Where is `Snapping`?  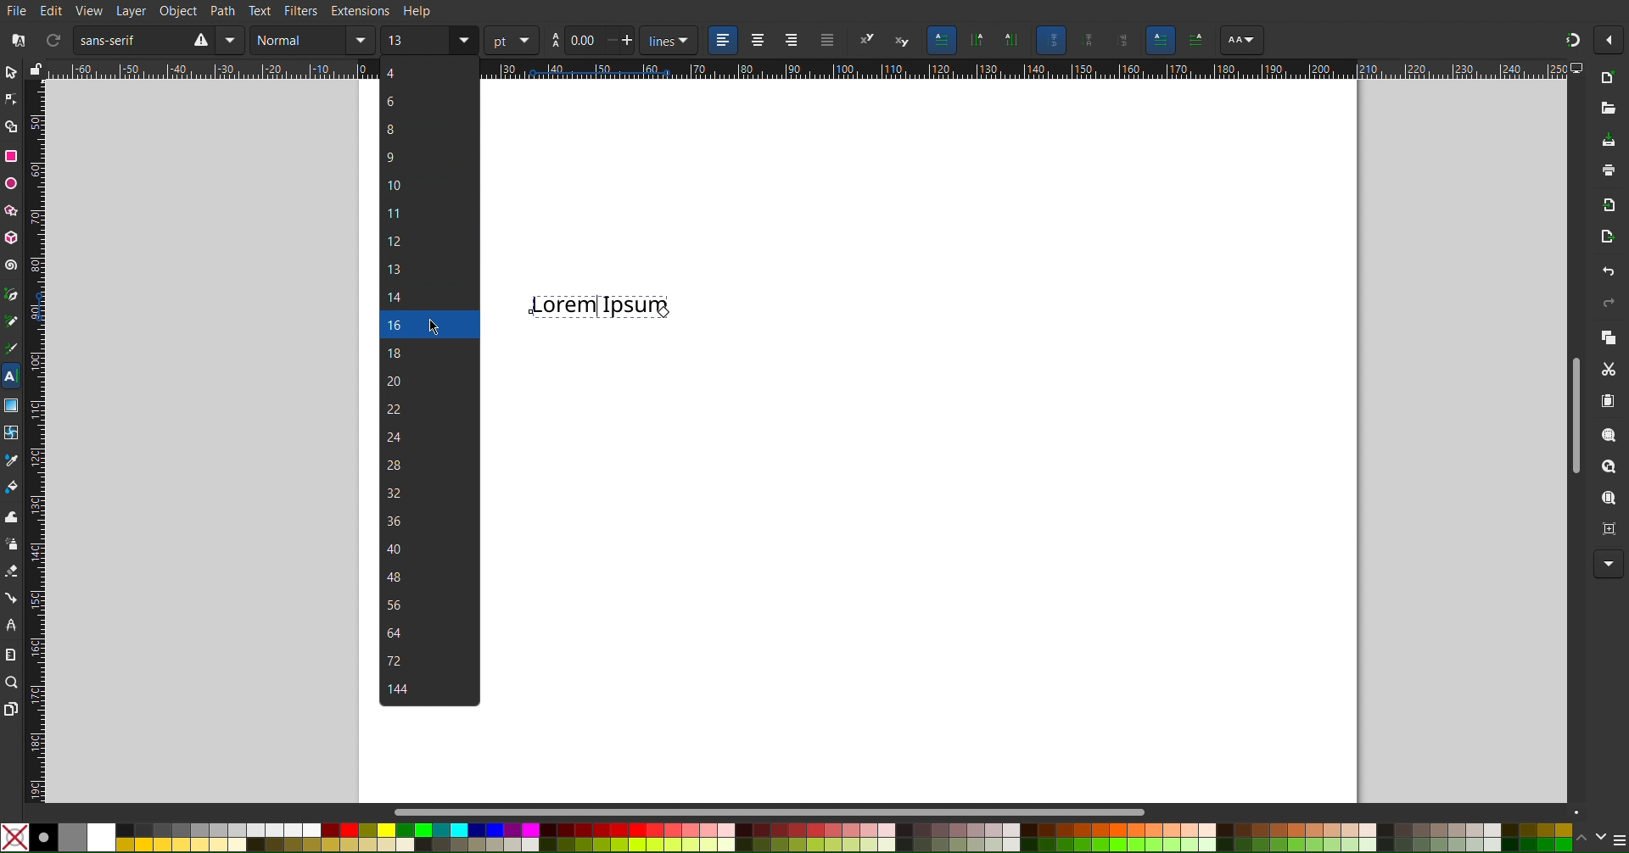 Snapping is located at coordinates (1572, 40).